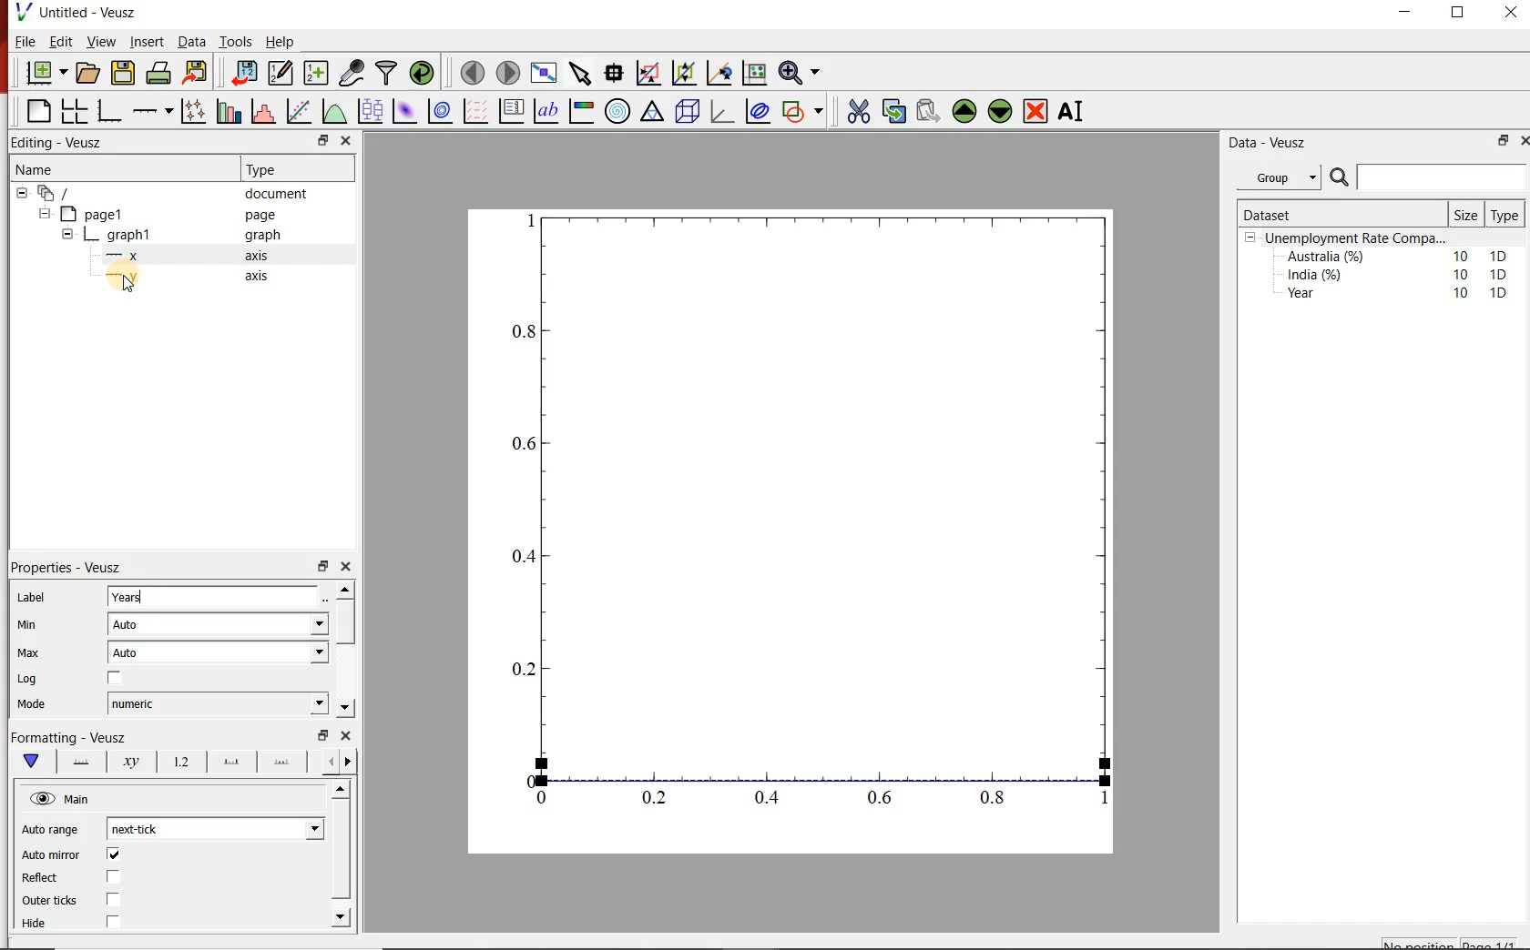 The image size is (1530, 950). What do you see at coordinates (170, 192) in the screenshot?
I see `‘document` at bounding box center [170, 192].